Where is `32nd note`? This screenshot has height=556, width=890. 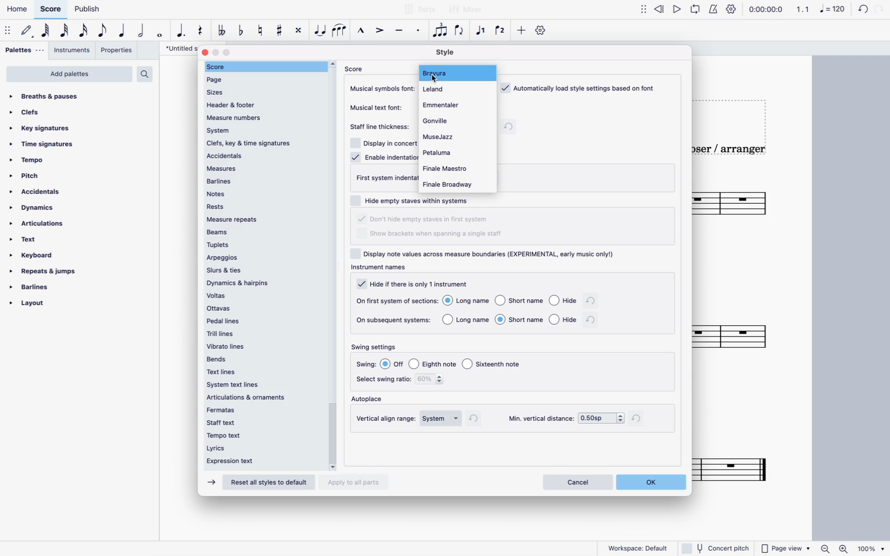 32nd note is located at coordinates (65, 33).